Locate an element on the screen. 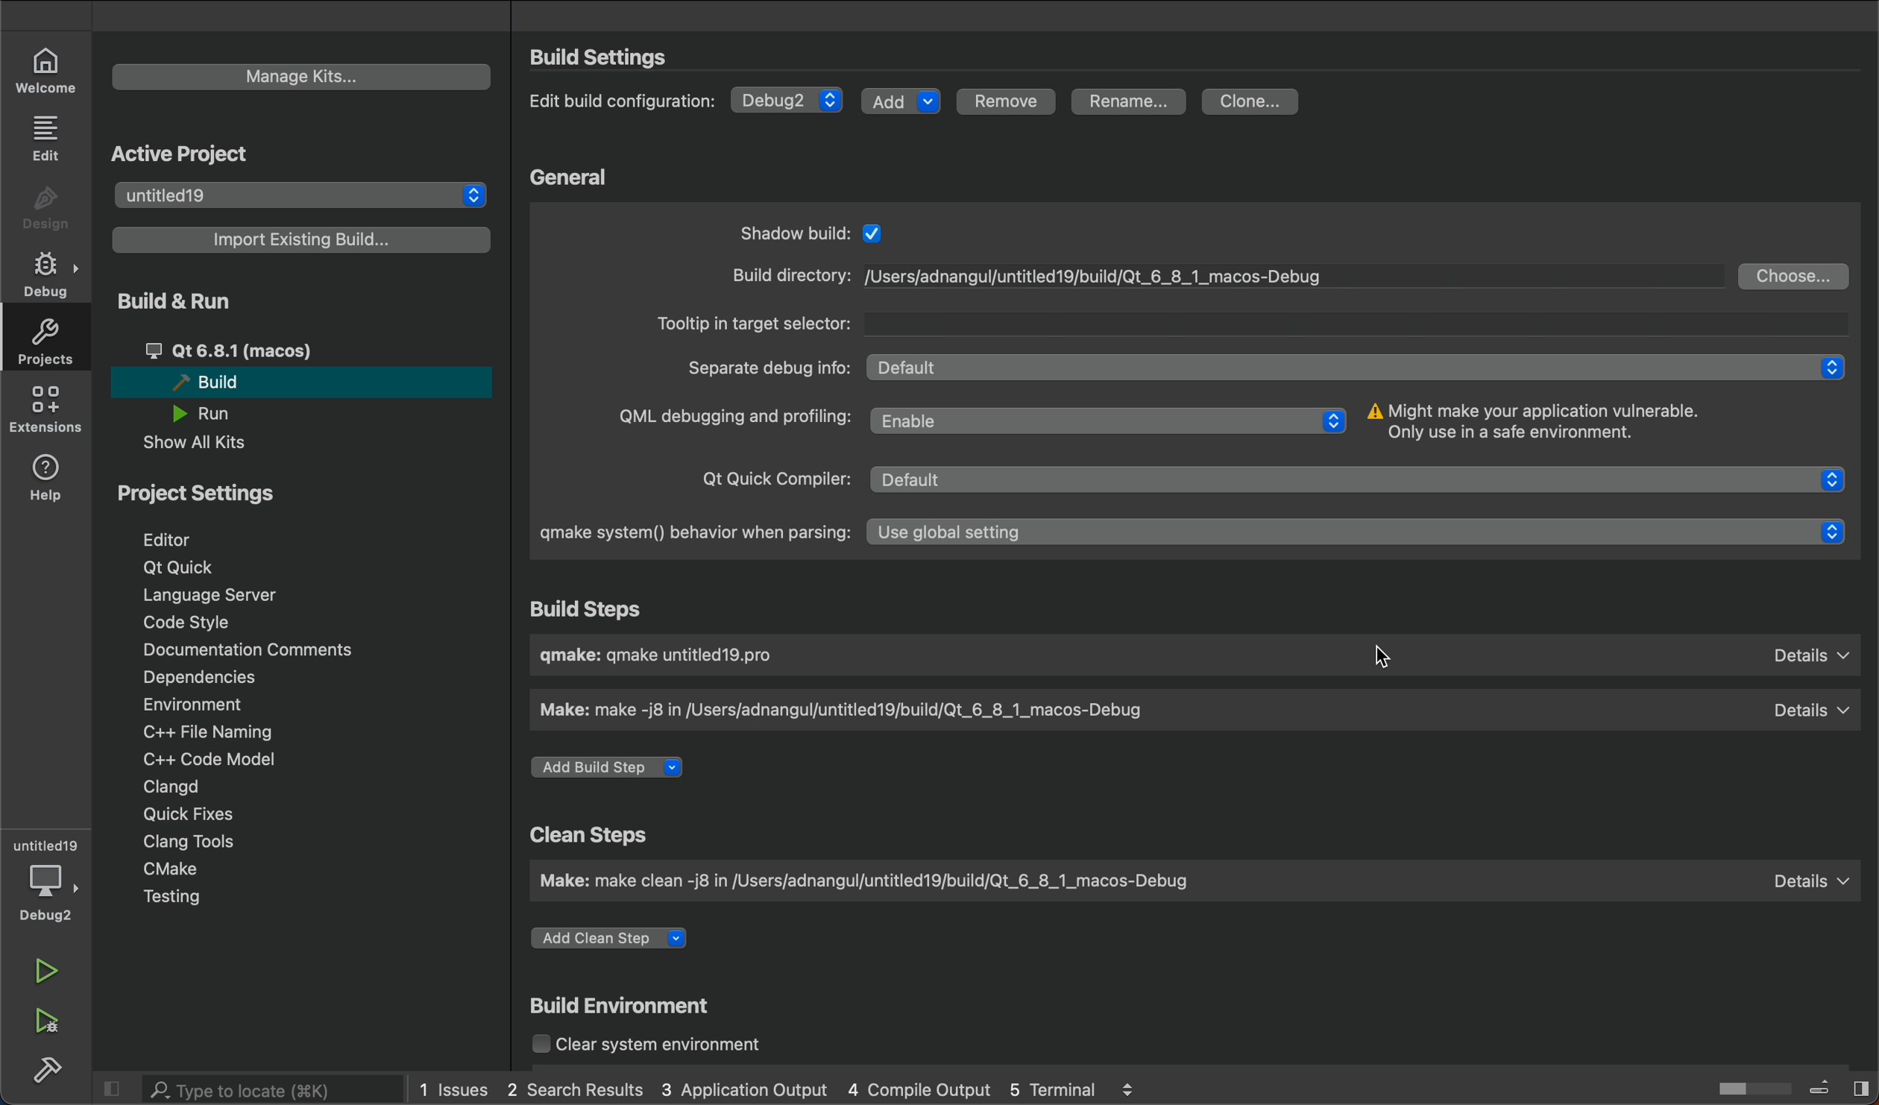  qml debugging is located at coordinates (731, 420).